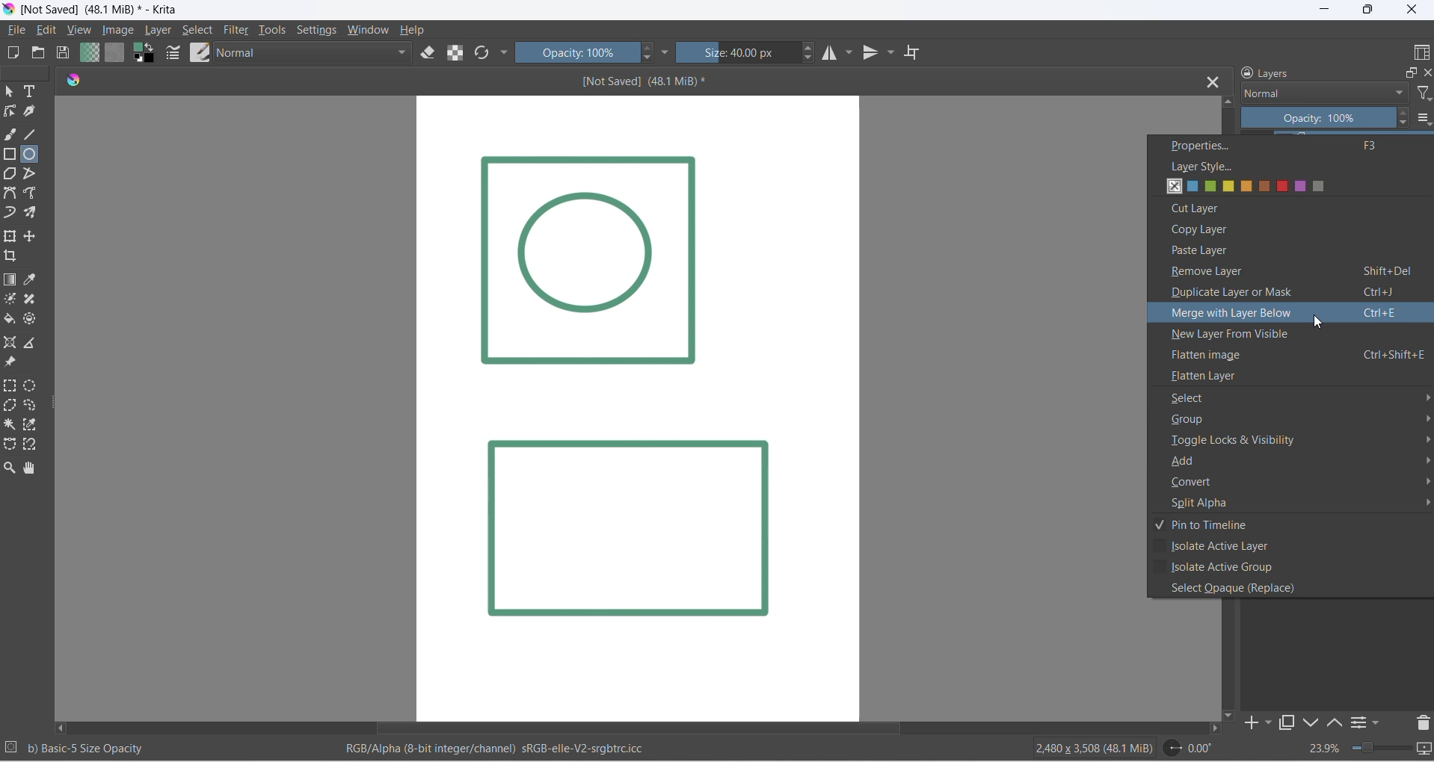 The height and width of the screenshot is (762, 1434). Describe the element at coordinates (115, 54) in the screenshot. I see `fill patterns` at that location.